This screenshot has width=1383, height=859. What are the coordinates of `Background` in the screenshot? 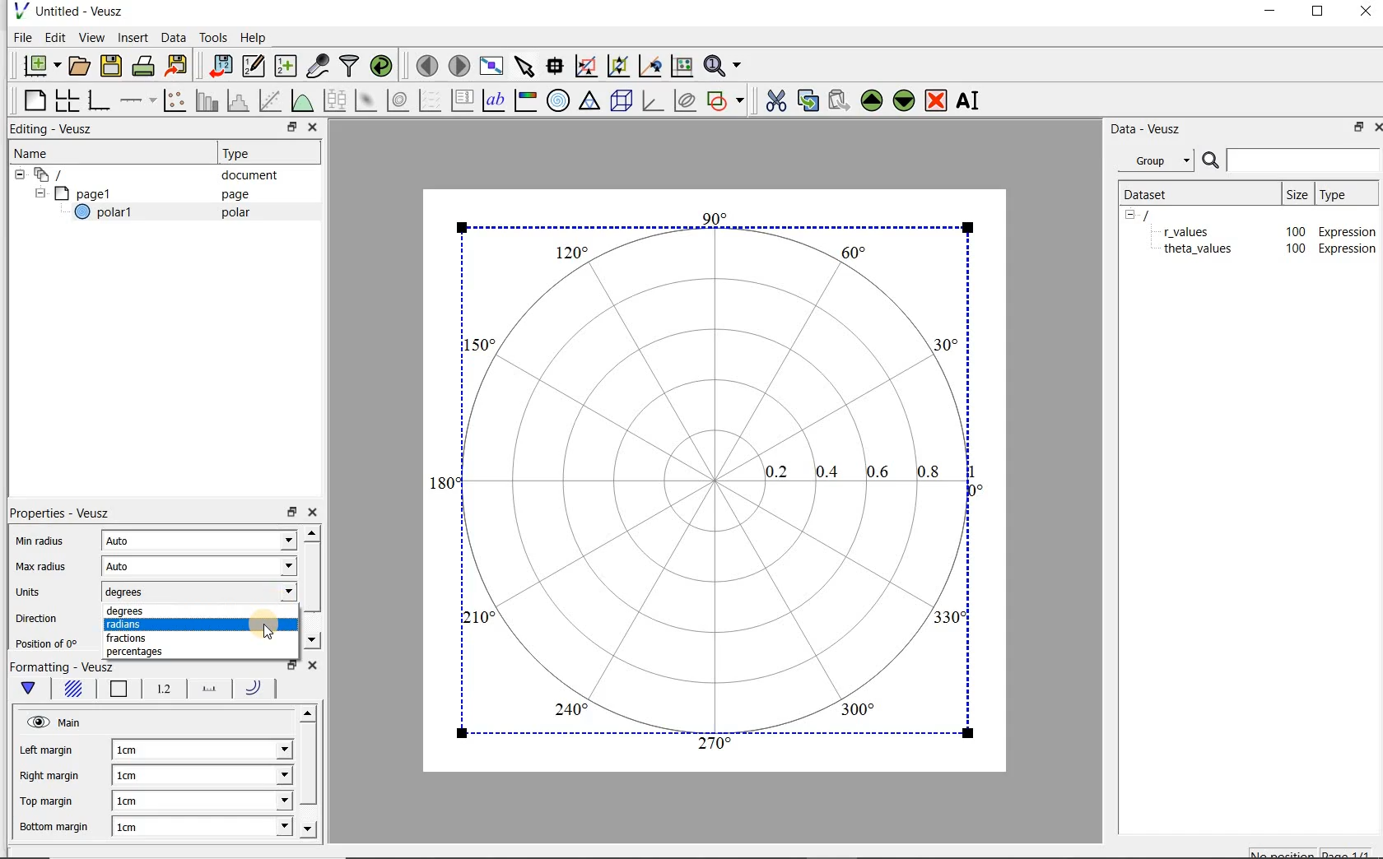 It's located at (74, 689).